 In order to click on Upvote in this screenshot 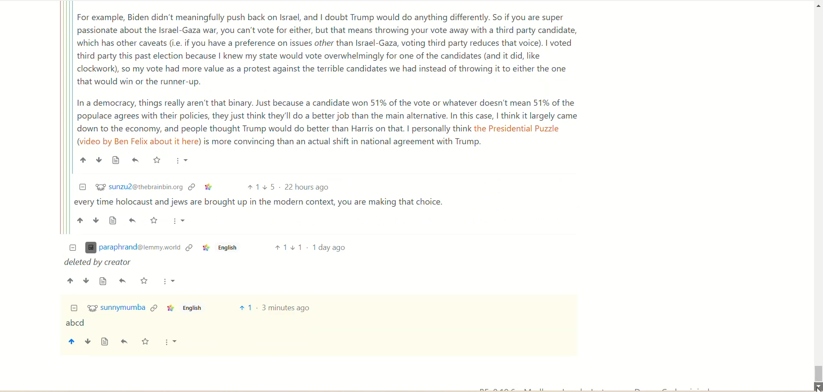, I will do `click(81, 220)`.